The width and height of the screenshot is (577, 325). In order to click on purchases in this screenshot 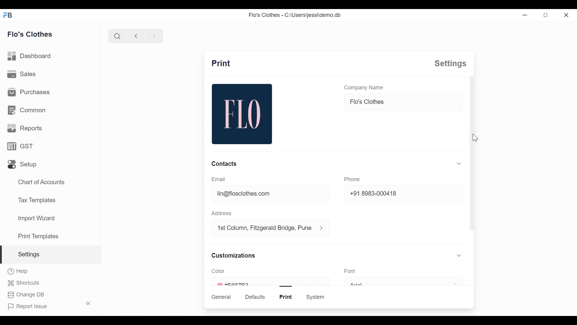, I will do `click(28, 92)`.